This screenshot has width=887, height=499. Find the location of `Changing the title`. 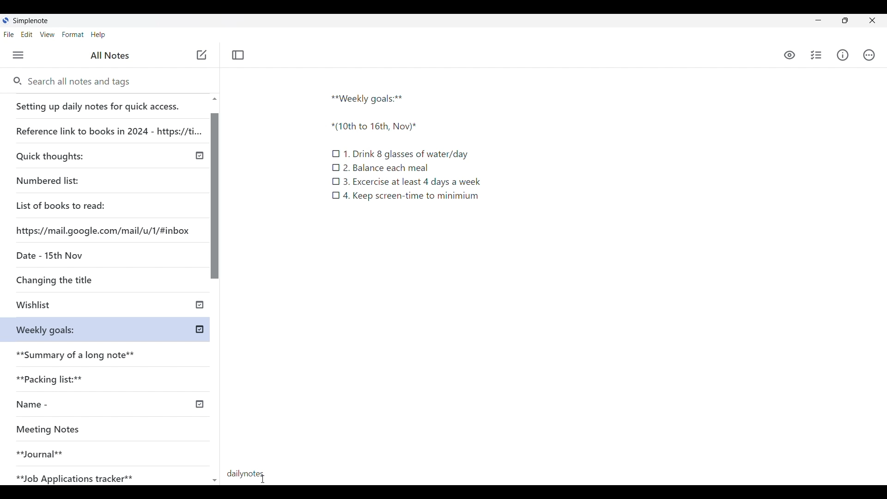

Changing the title is located at coordinates (74, 280).